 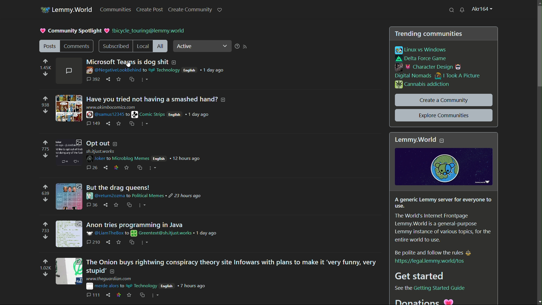 I want to click on cannabis addiction, so click(x=422, y=85).